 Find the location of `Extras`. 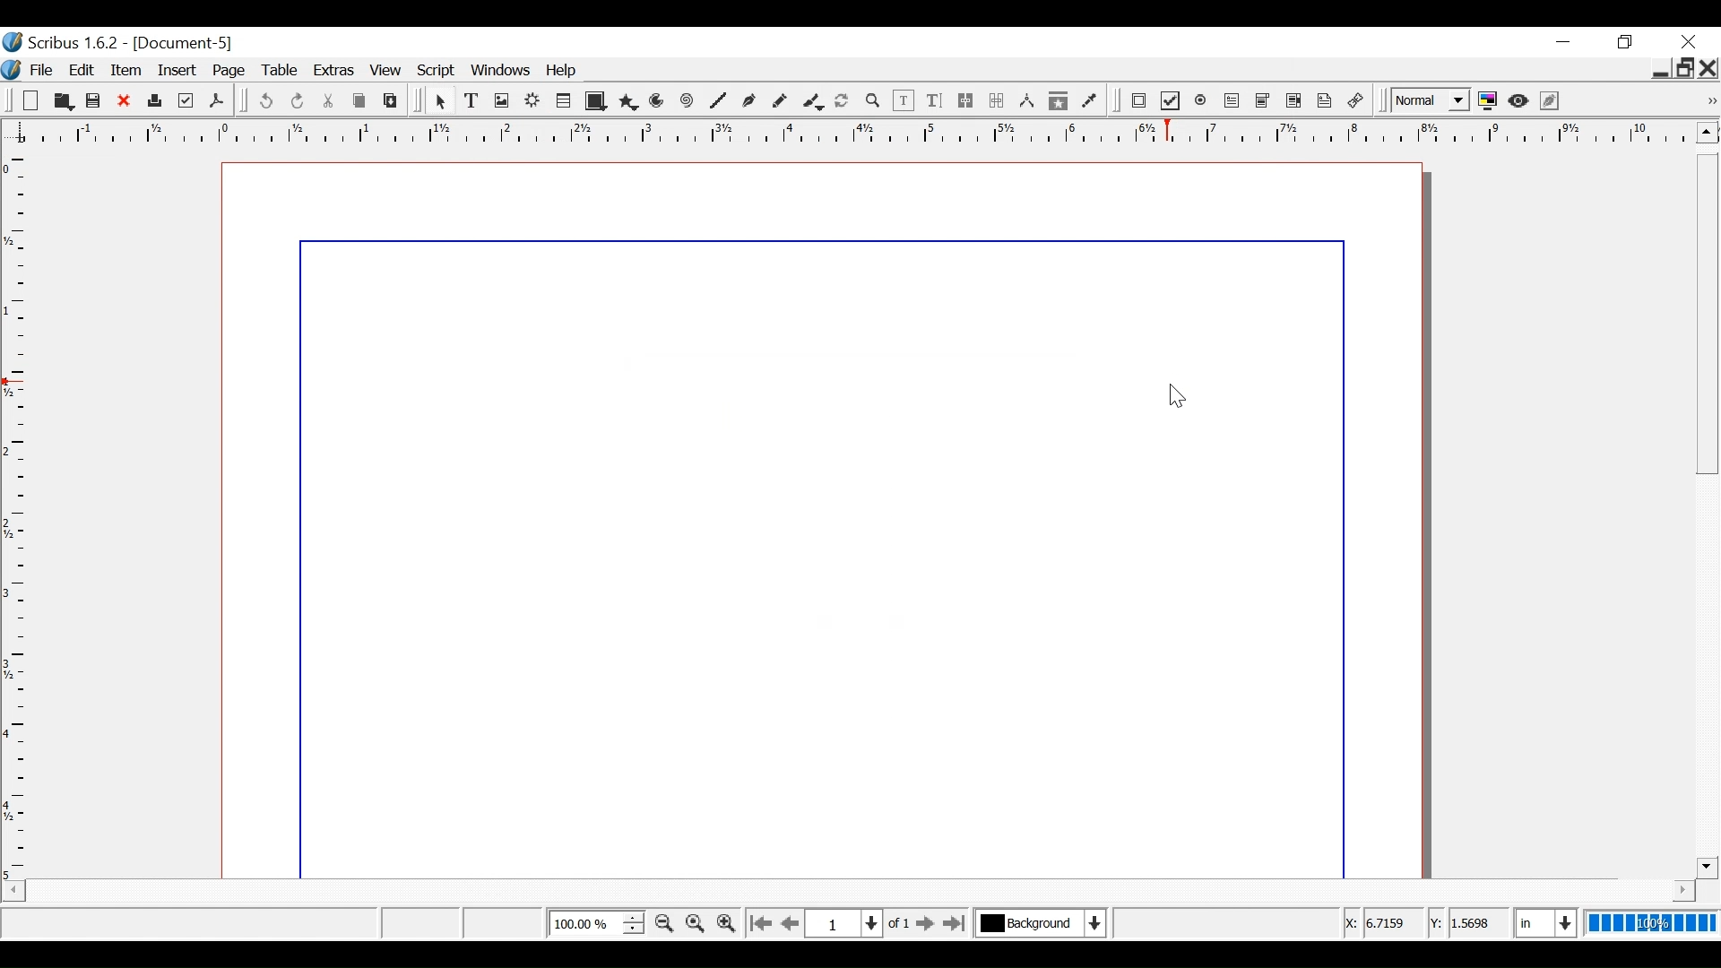

Extras is located at coordinates (334, 72).